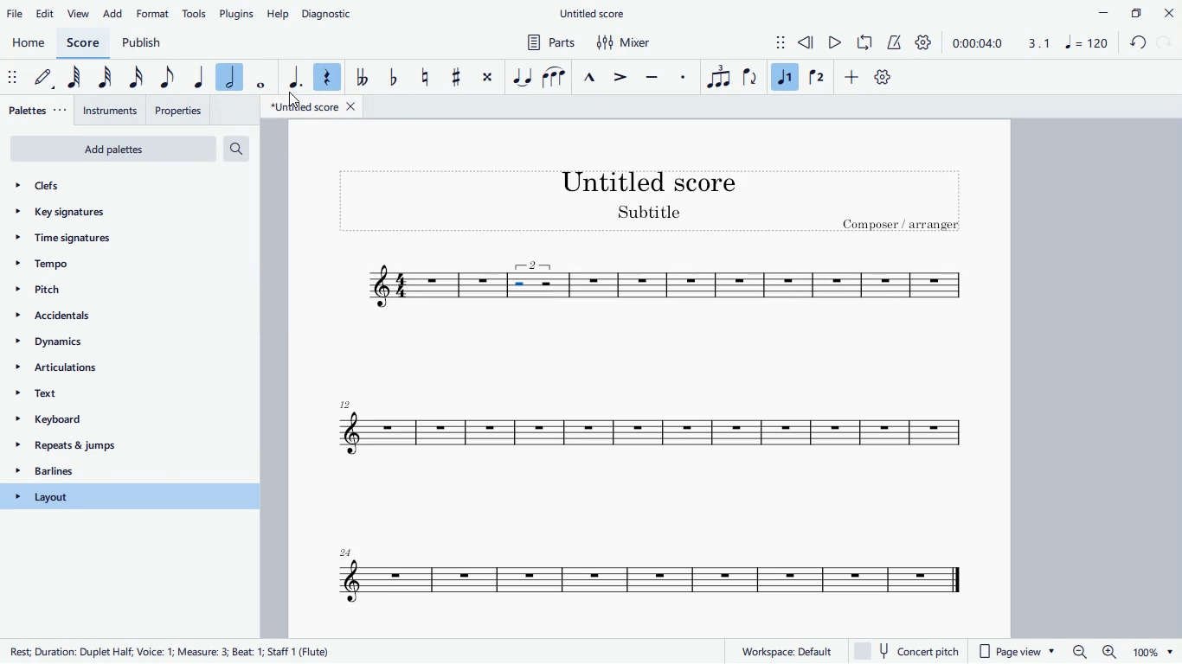 The image size is (1182, 664). Describe the element at coordinates (292, 77) in the screenshot. I see `augmentation dot` at that location.